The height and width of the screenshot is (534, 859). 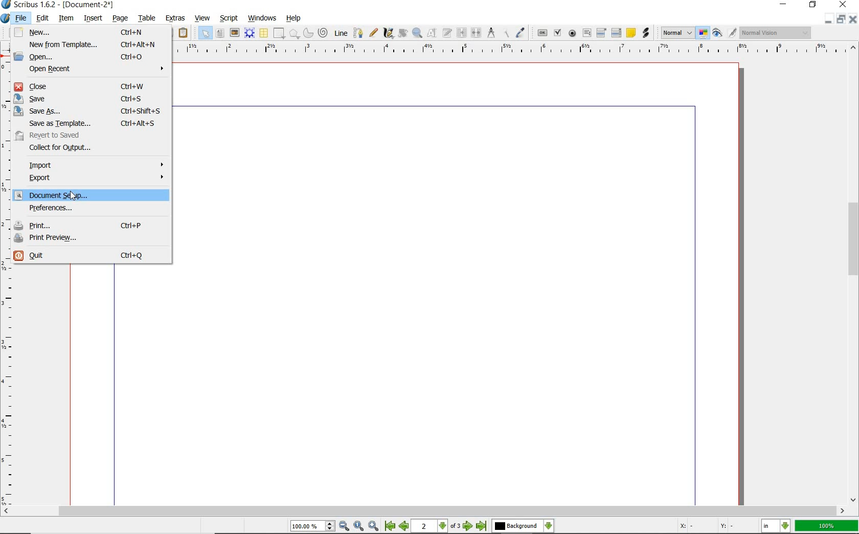 I want to click on table, so click(x=263, y=33).